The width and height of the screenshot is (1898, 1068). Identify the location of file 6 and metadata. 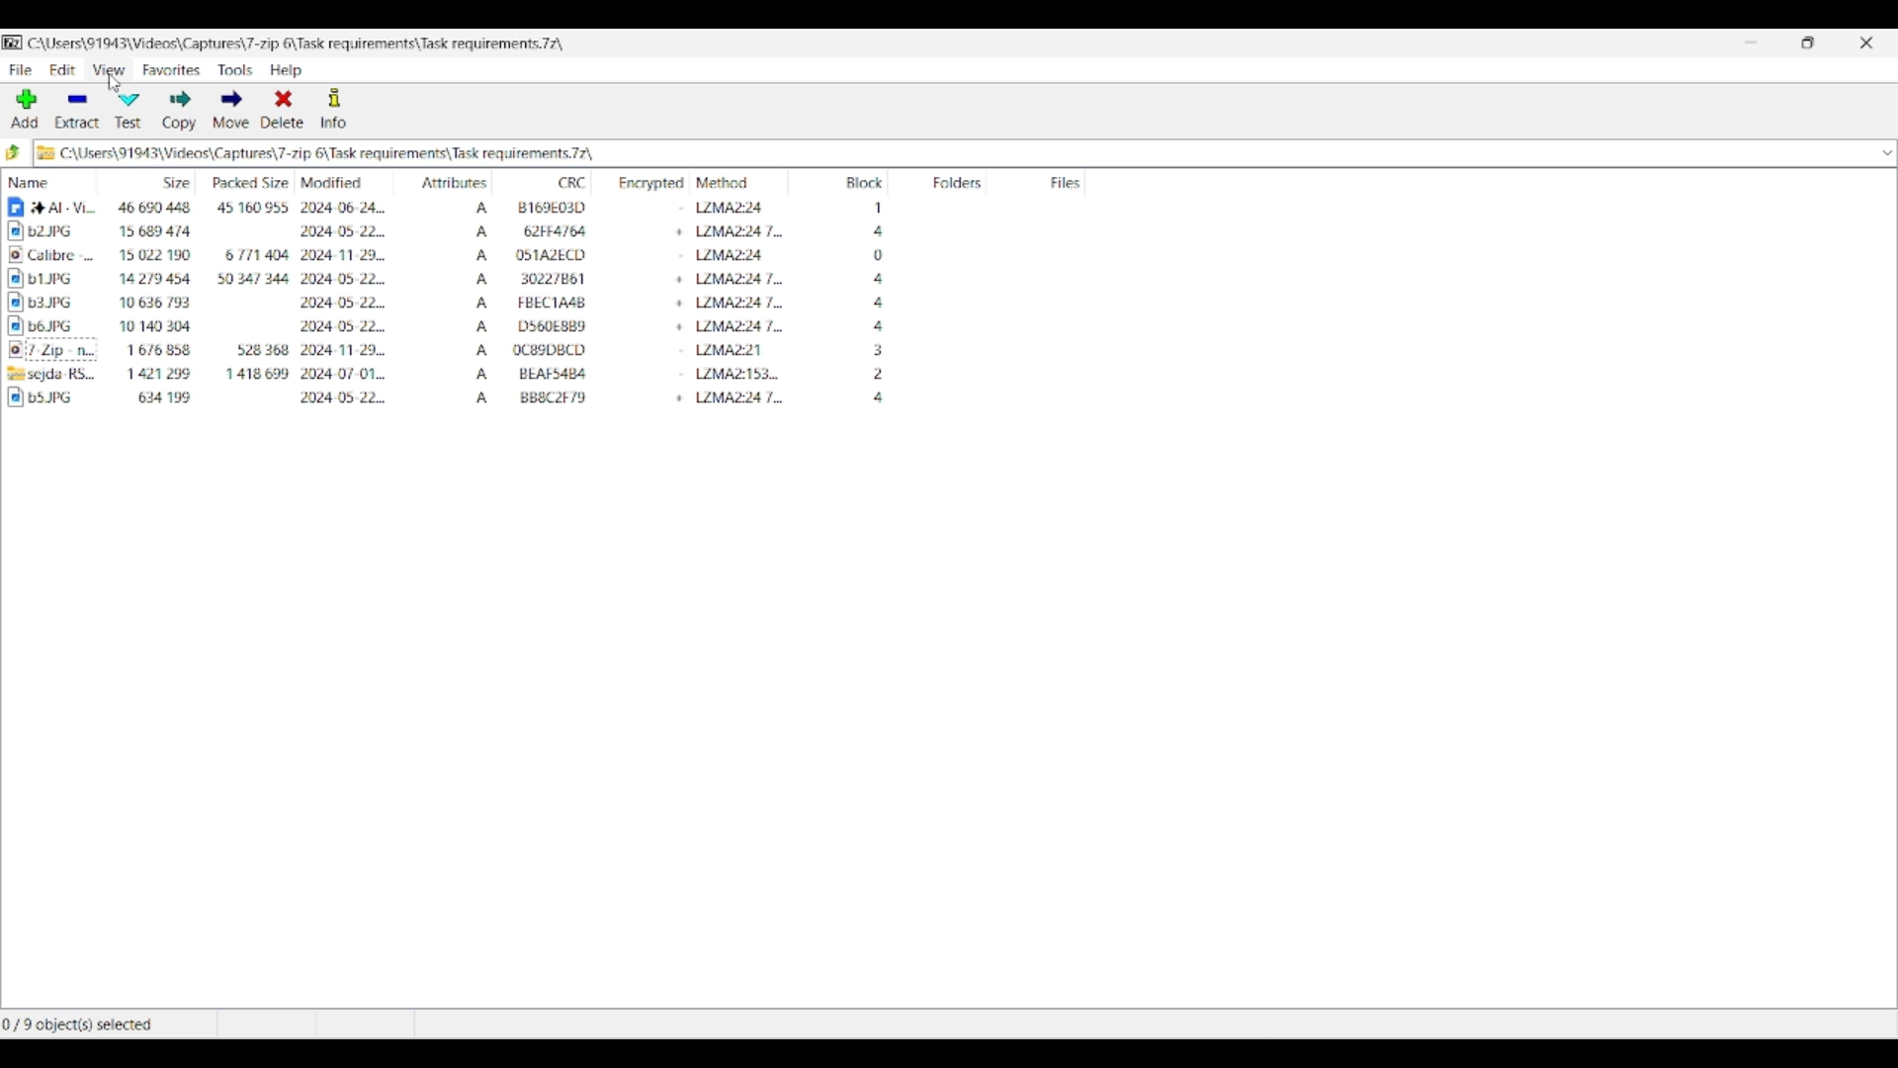
(548, 329).